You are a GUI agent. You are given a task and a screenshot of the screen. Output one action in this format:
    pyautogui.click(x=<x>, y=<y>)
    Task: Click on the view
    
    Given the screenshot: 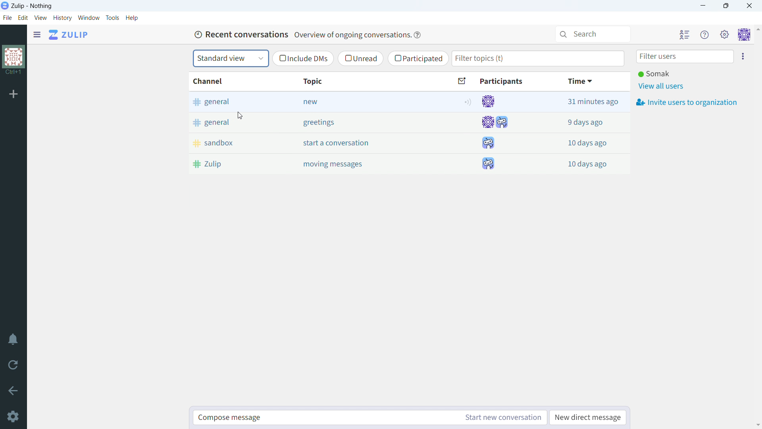 What is the action you would take?
    pyautogui.click(x=41, y=17)
    